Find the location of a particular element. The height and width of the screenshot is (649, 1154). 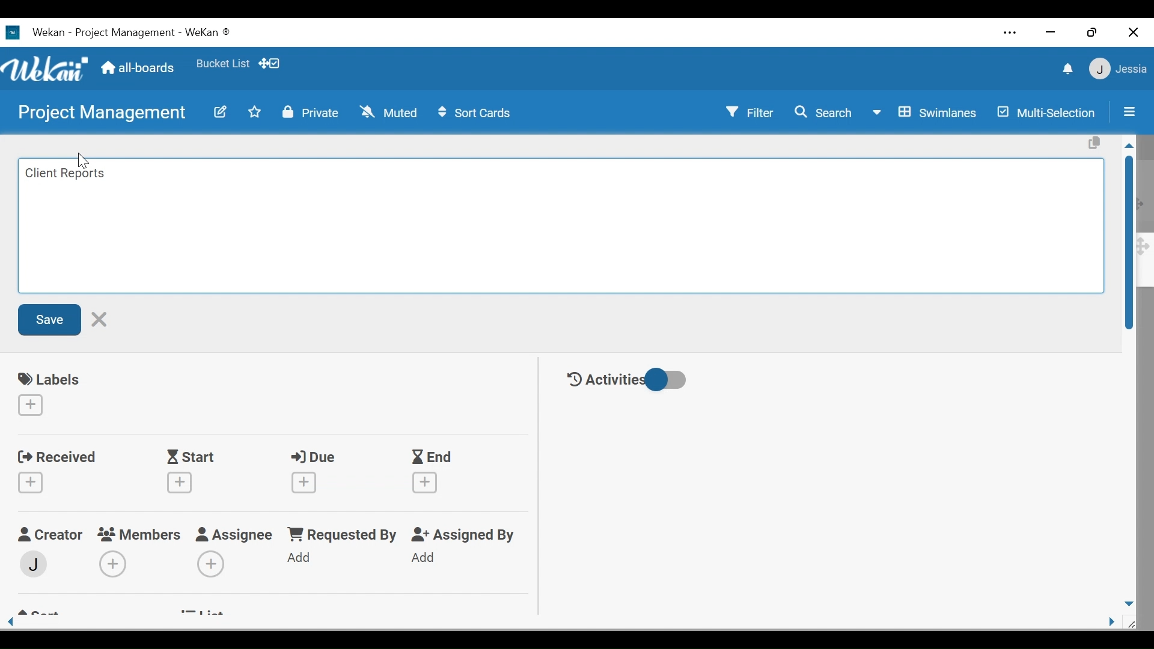

Wekan Desktop icon is located at coordinates (35, 32).